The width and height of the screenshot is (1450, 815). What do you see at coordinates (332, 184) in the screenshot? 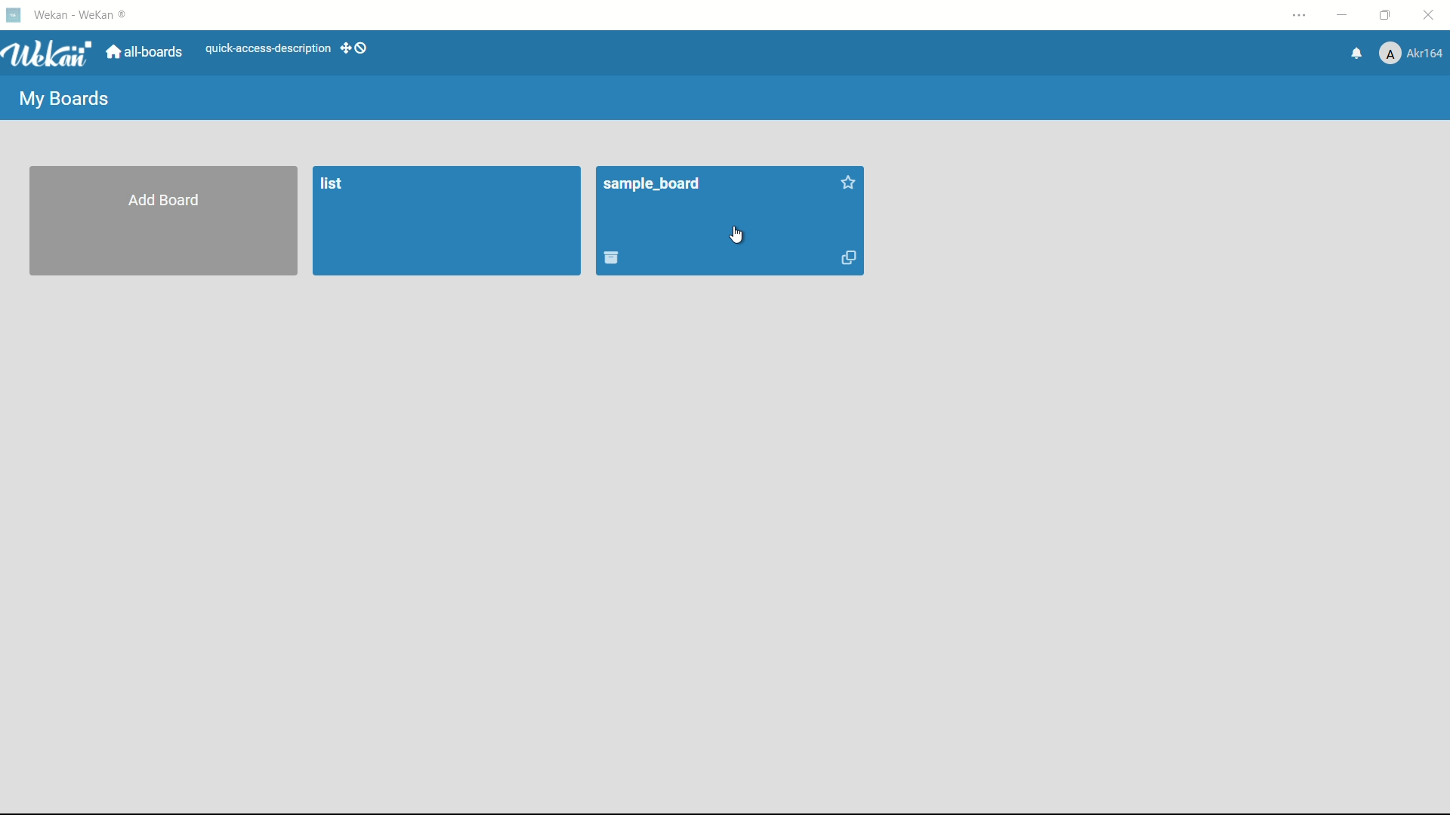
I see `board` at bounding box center [332, 184].